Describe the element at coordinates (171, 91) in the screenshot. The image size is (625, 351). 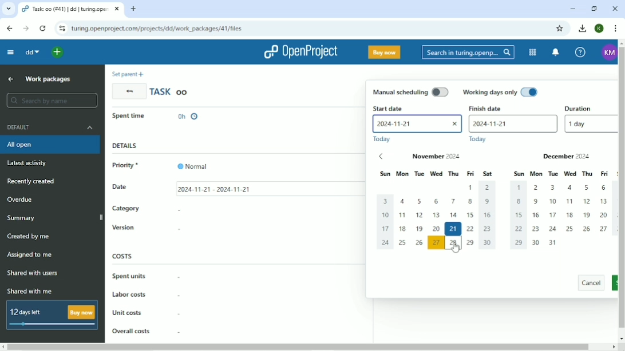
I see `Task oo` at that location.